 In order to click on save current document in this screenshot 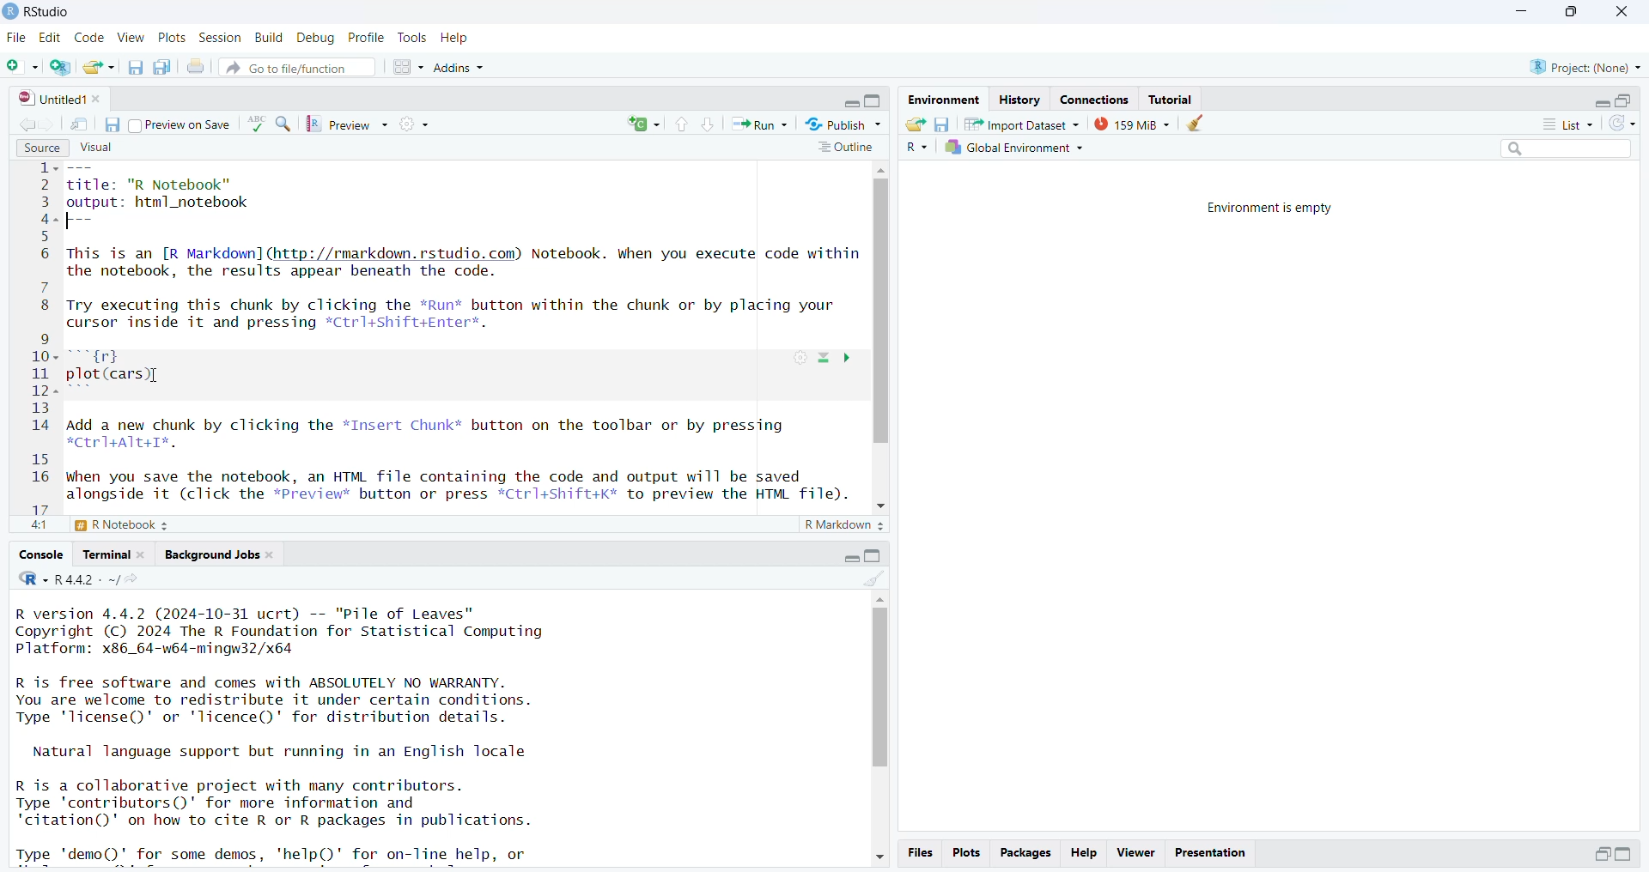, I will do `click(113, 124)`.